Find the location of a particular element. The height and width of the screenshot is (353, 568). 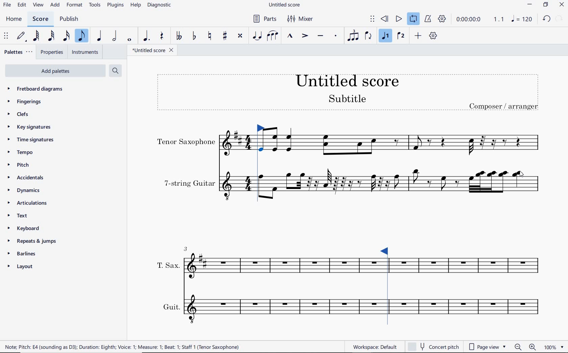

MARCATO is located at coordinates (290, 36).